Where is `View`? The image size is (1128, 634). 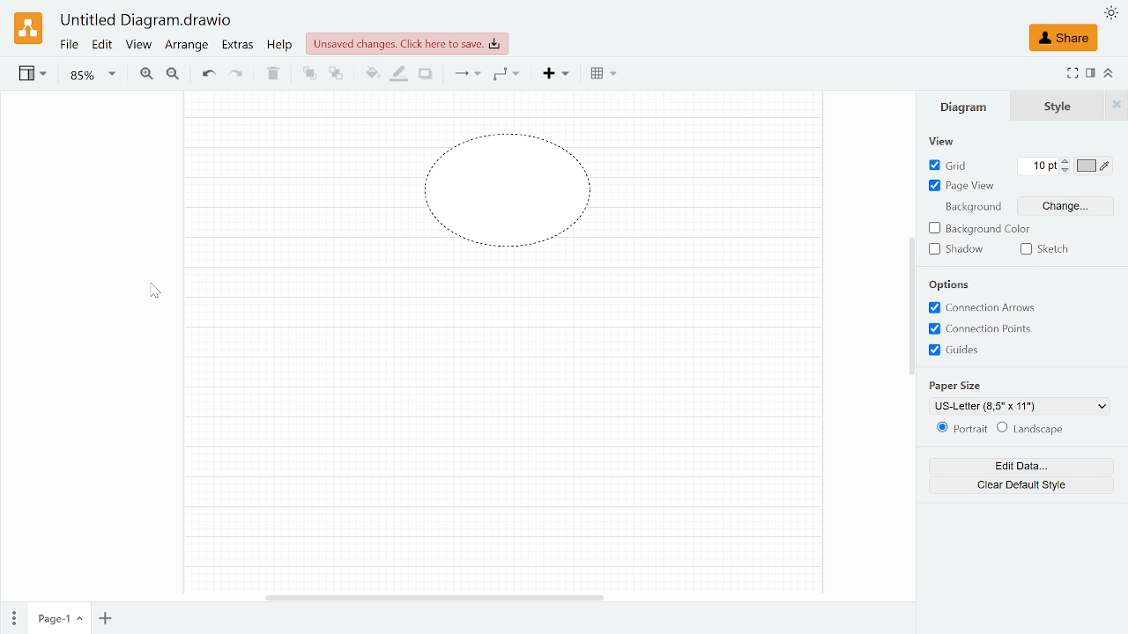
View is located at coordinates (138, 46).